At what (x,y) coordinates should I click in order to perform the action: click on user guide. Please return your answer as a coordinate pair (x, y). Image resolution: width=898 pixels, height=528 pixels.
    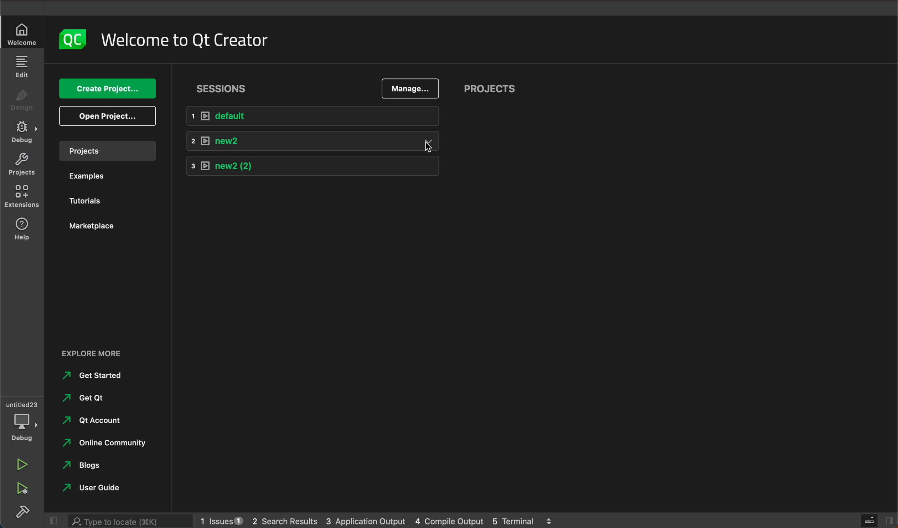
    Looking at the image, I should click on (97, 489).